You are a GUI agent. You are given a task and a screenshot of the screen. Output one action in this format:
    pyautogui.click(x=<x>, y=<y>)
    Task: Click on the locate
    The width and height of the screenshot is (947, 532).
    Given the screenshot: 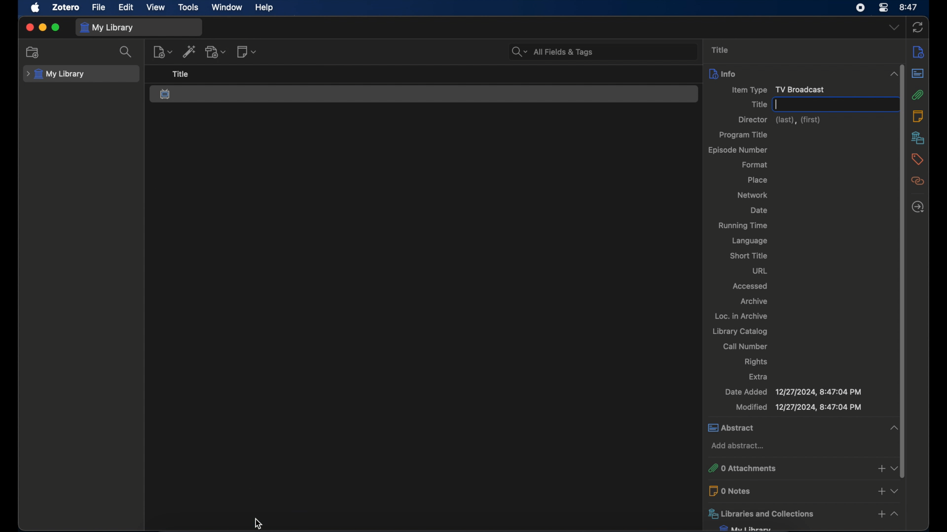 What is the action you would take?
    pyautogui.click(x=918, y=207)
    